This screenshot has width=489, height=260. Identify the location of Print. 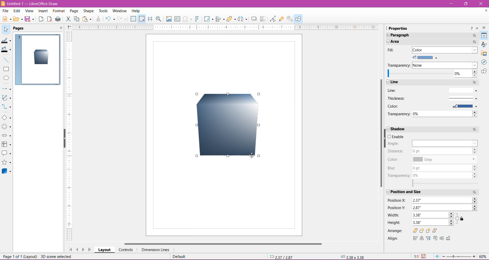
(58, 19).